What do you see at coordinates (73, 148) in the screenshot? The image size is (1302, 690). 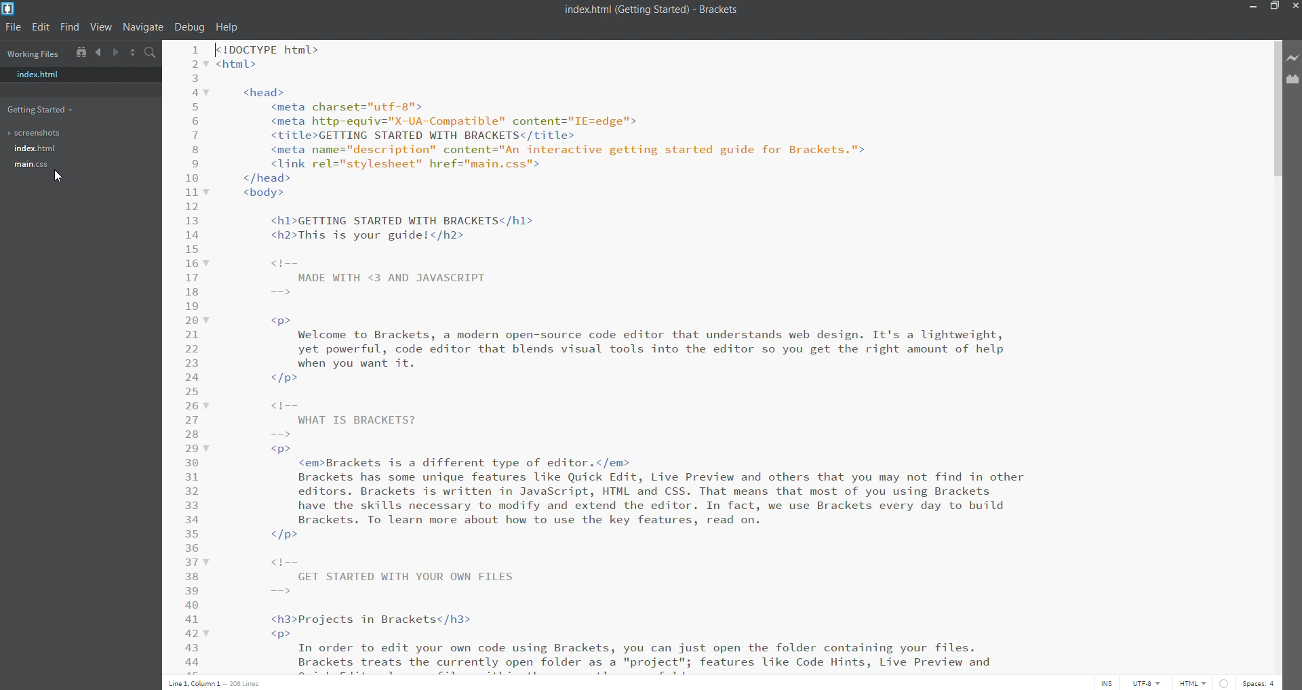 I see `index.html` at bounding box center [73, 148].